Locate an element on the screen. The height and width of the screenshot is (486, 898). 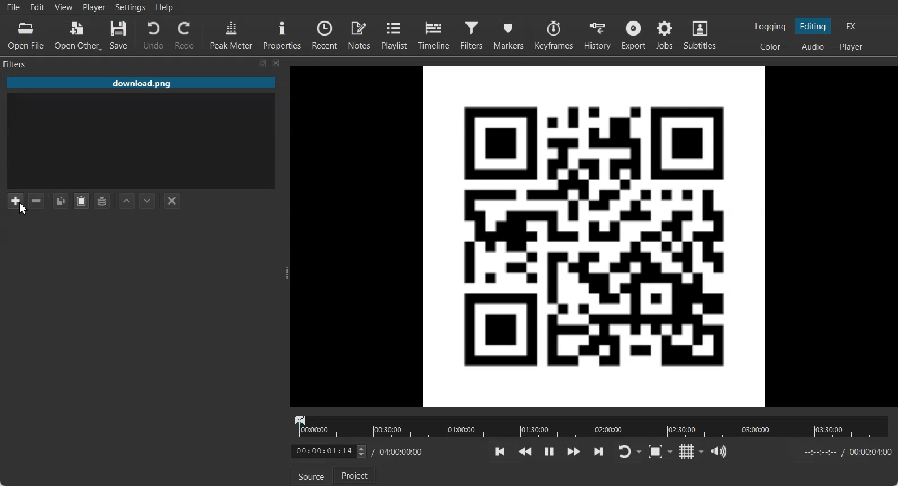
Drop down box is located at coordinates (640, 452).